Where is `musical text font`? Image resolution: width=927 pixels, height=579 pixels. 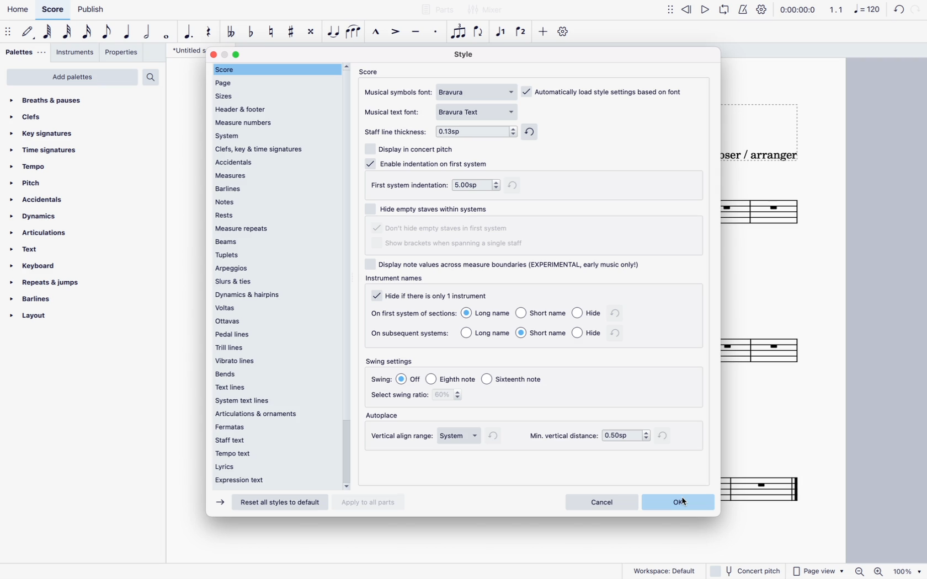
musical text font is located at coordinates (396, 111).